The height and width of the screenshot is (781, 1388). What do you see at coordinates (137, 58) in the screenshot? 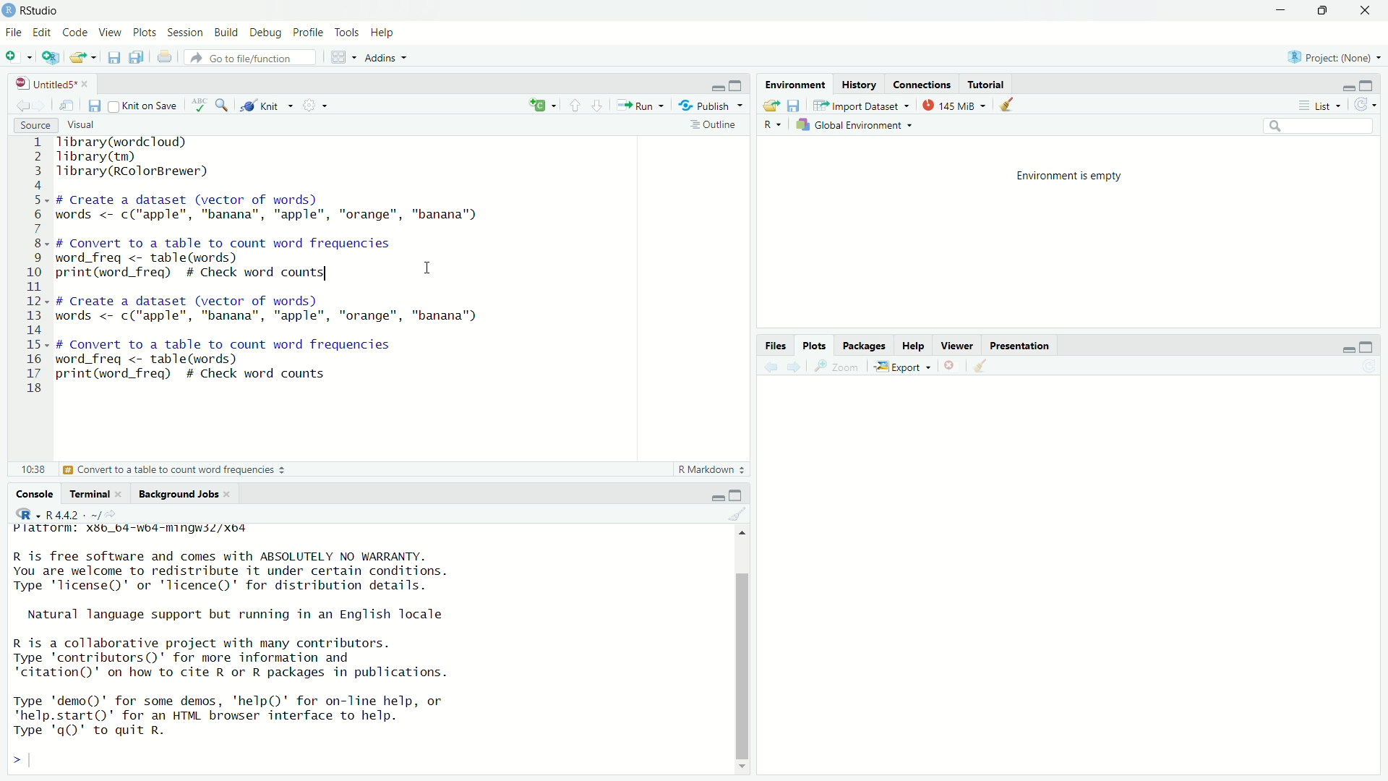
I see `Save all open documents` at bounding box center [137, 58].